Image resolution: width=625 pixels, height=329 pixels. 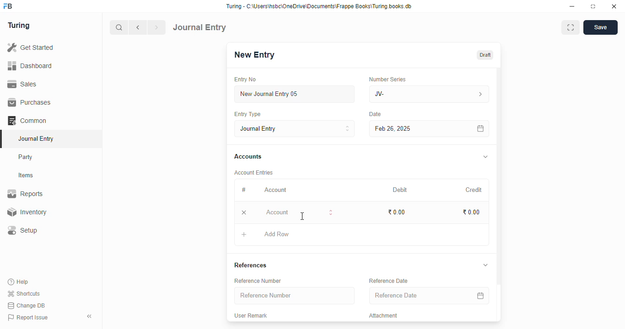 What do you see at coordinates (388, 281) in the screenshot?
I see `reference date` at bounding box center [388, 281].